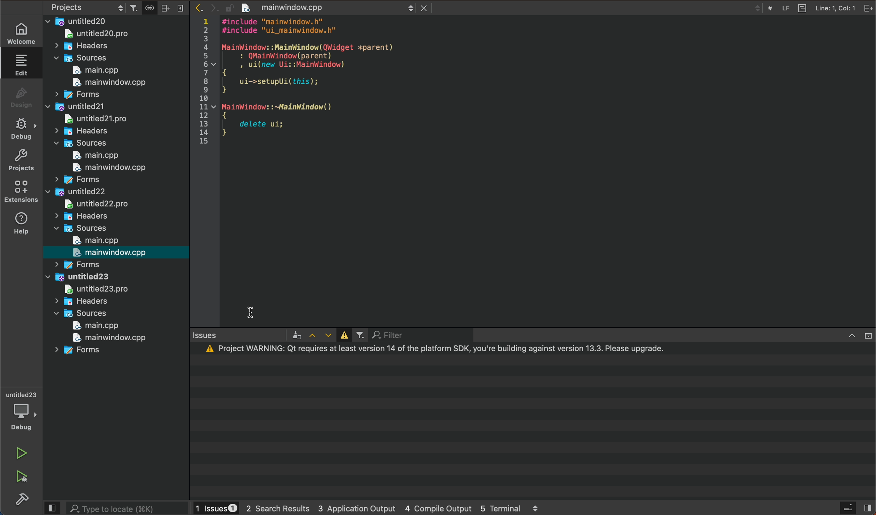 The height and width of the screenshot is (515, 876). I want to click on next, so click(213, 6).